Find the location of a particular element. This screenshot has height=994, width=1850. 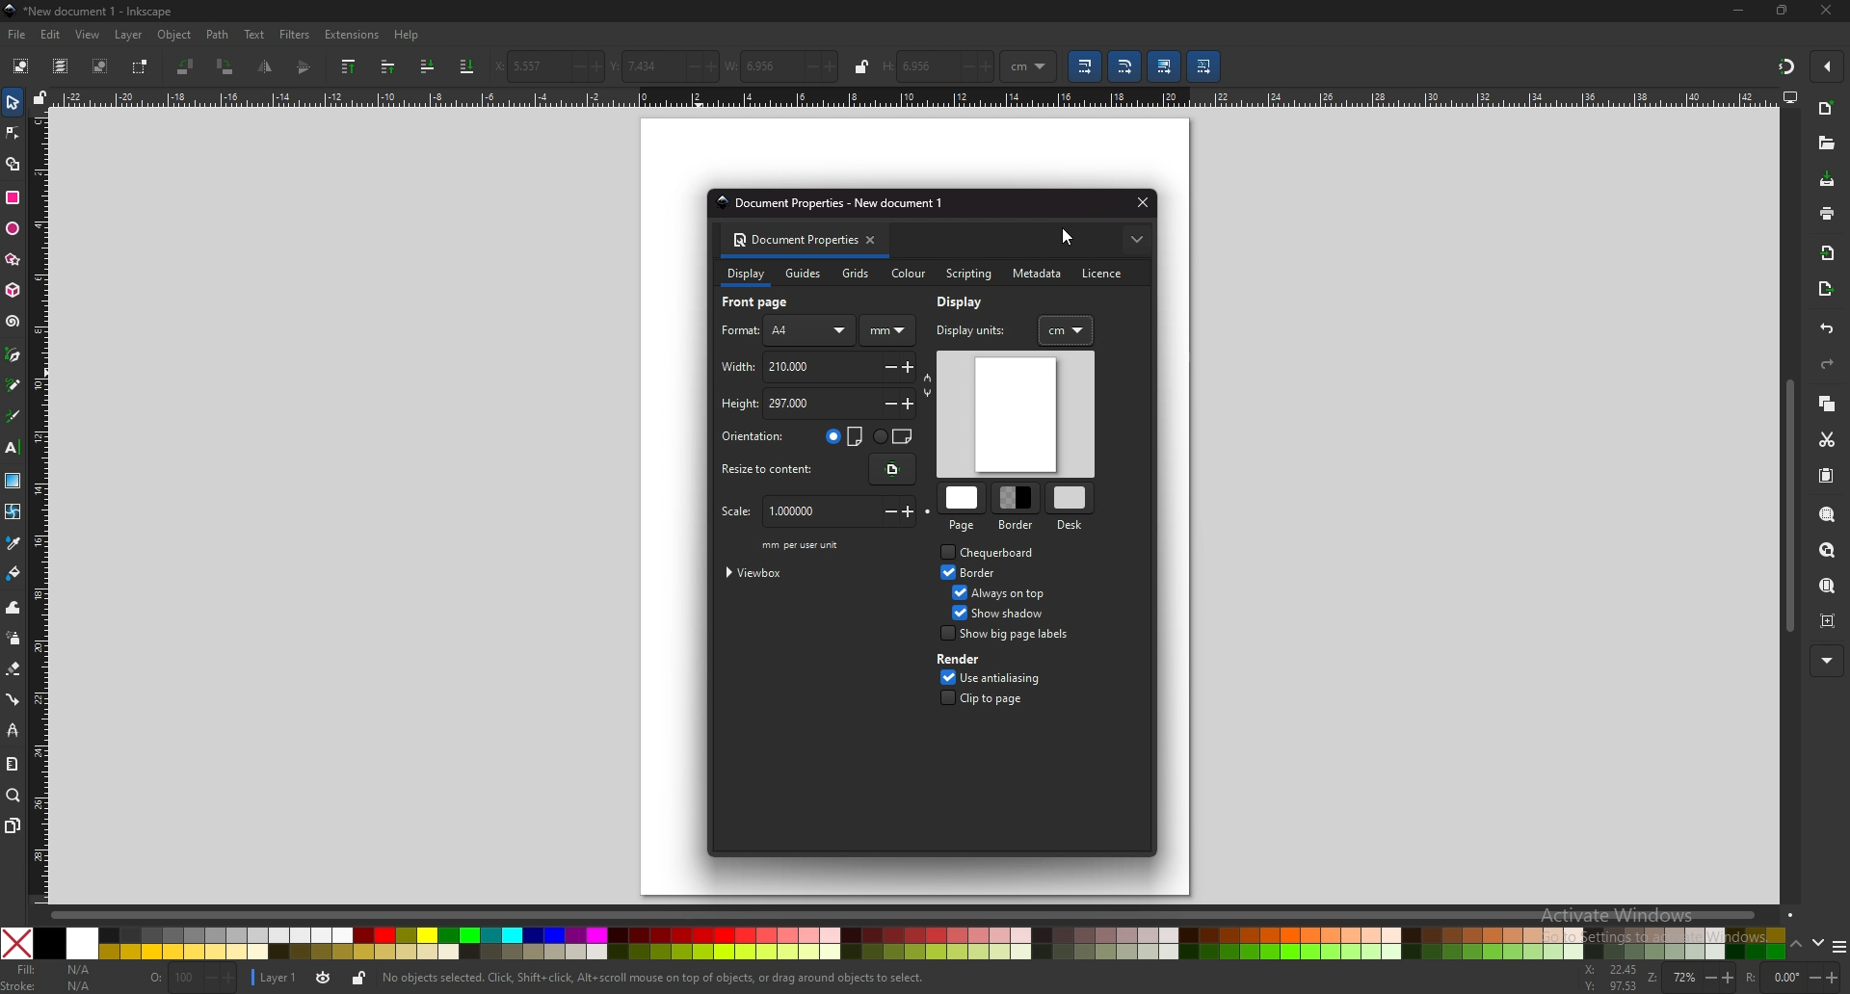

more is located at coordinates (1136, 240).